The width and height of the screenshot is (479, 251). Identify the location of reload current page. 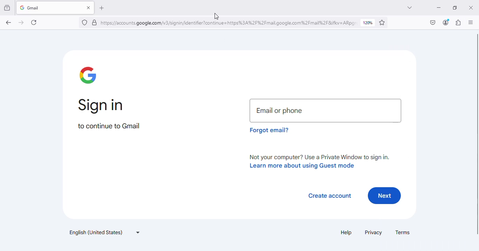
(34, 22).